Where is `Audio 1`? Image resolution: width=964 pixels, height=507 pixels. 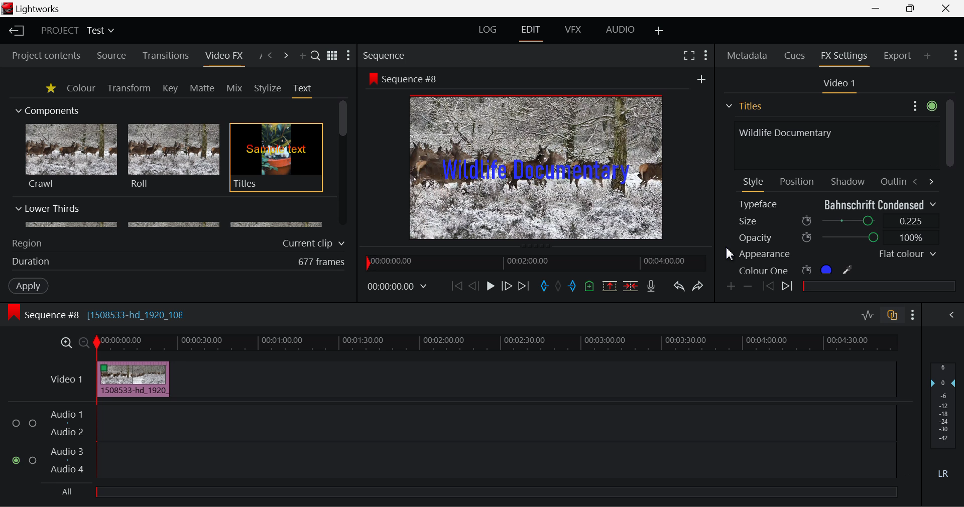
Audio 1 is located at coordinates (65, 416).